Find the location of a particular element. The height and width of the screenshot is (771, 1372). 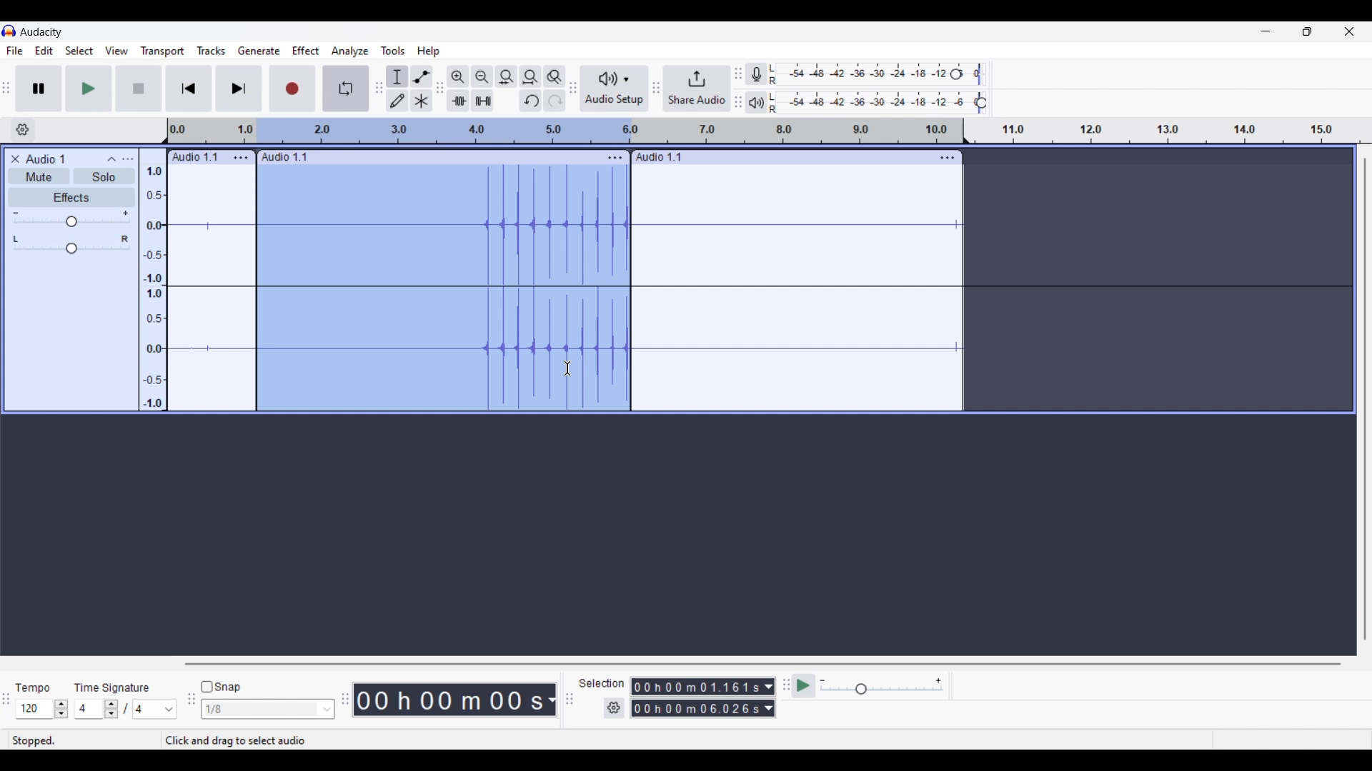

Play-at-speed/Play-at-speed once is located at coordinates (803, 686).